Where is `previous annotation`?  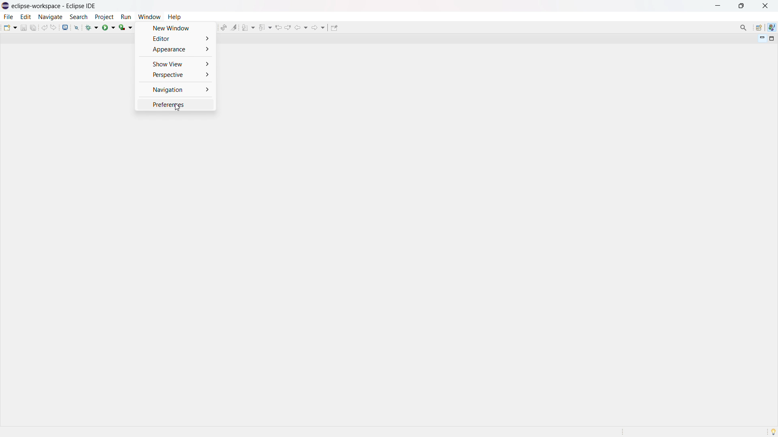 previous annotation is located at coordinates (265, 27).